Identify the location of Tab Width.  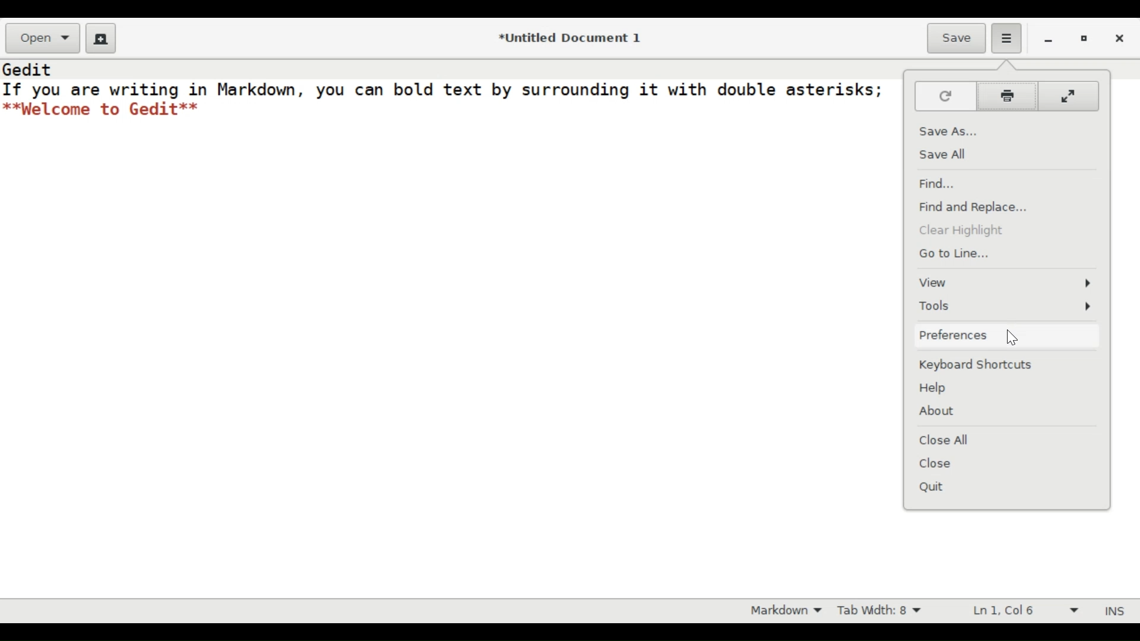
(883, 610).